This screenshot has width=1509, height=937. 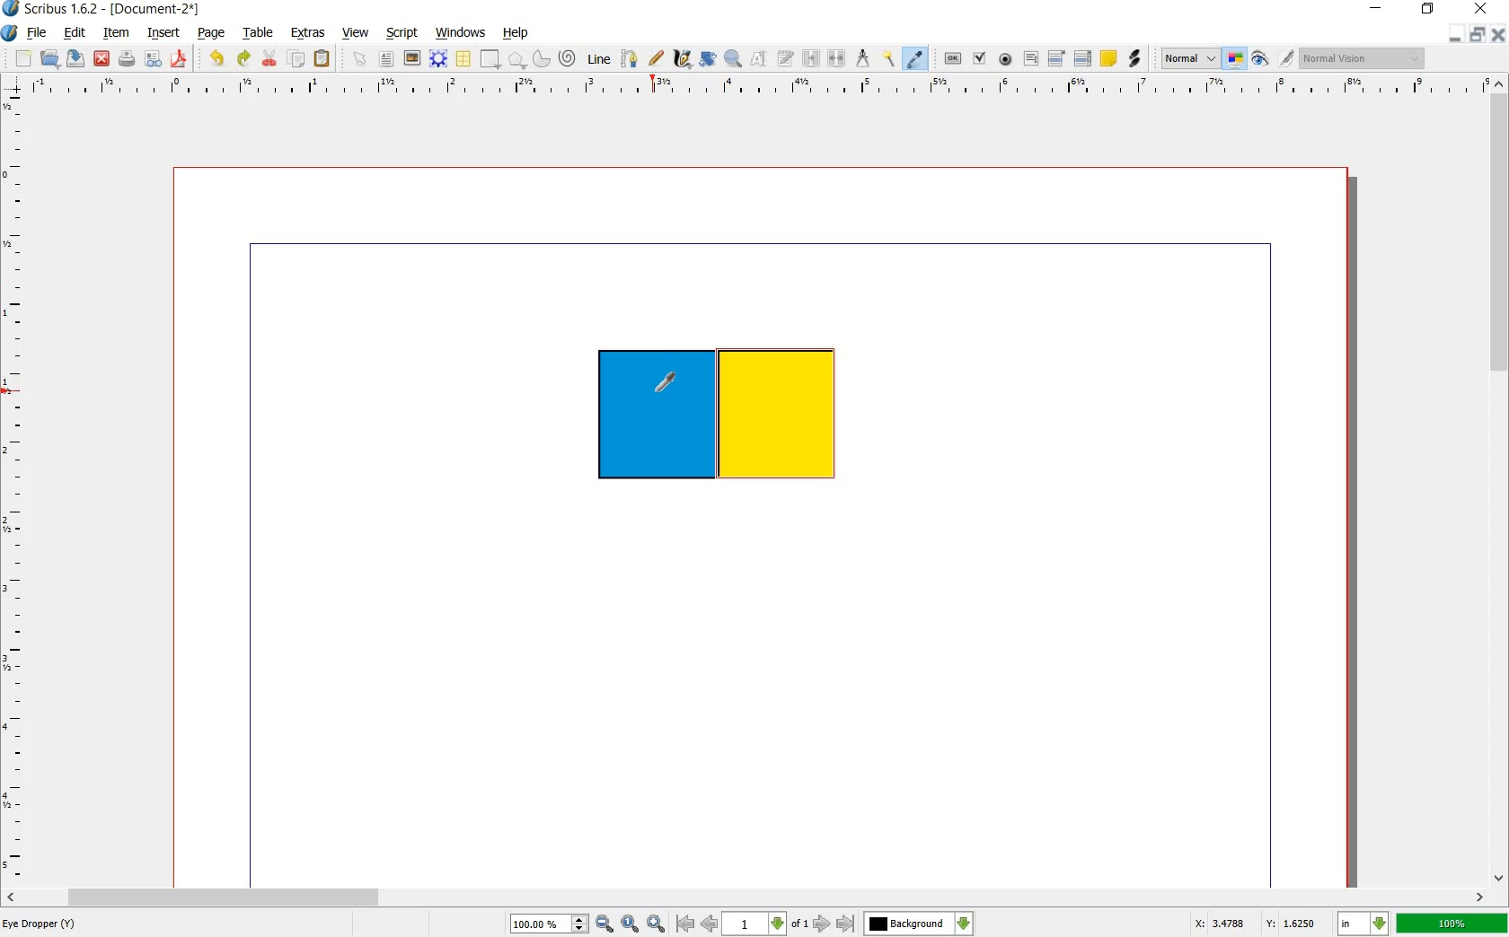 I want to click on bezier curve, so click(x=631, y=61).